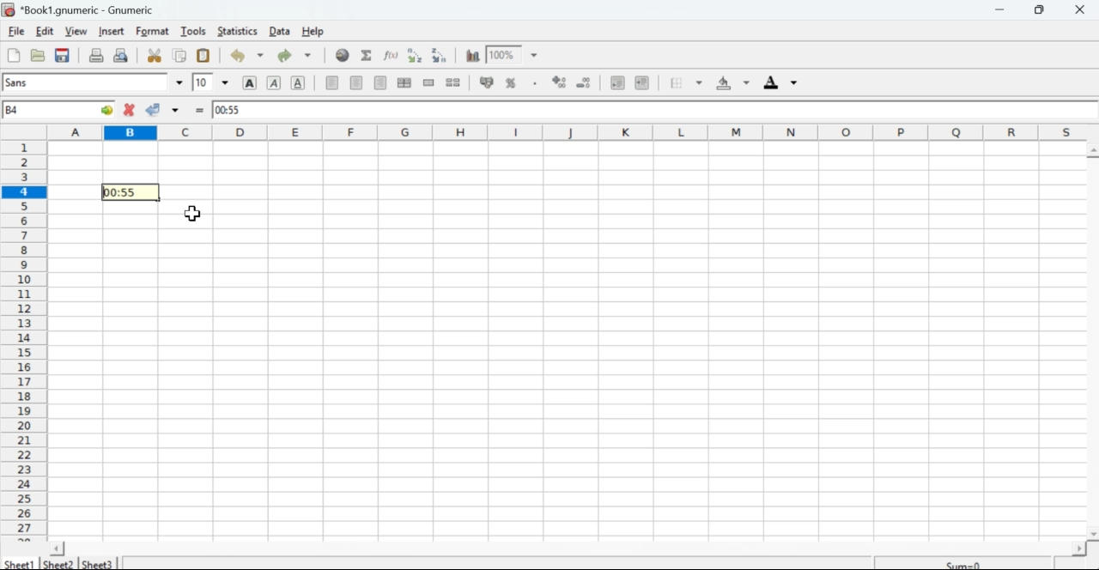 Image resolution: width=1099 pixels, height=570 pixels. Describe the element at coordinates (179, 56) in the screenshot. I see `Copy` at that location.